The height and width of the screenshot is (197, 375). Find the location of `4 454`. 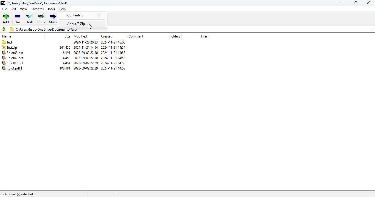

4 454 is located at coordinates (67, 63).